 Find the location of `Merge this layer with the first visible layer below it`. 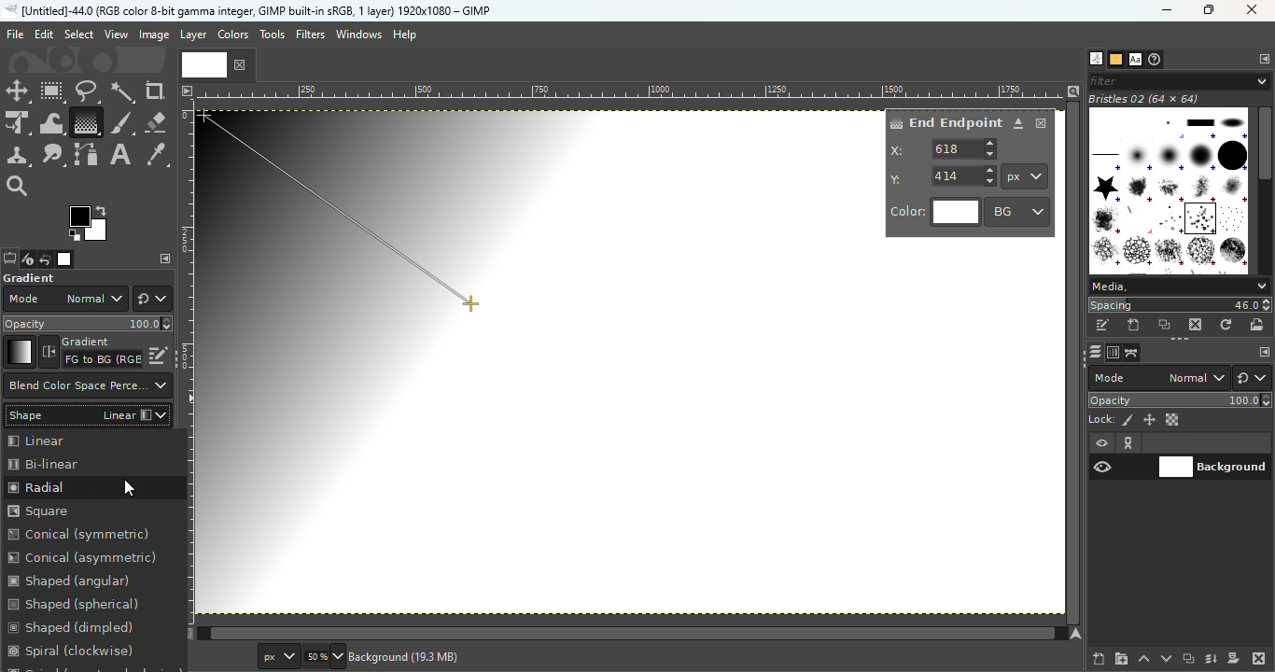

Merge this layer with the first visible layer below it is located at coordinates (1212, 659).